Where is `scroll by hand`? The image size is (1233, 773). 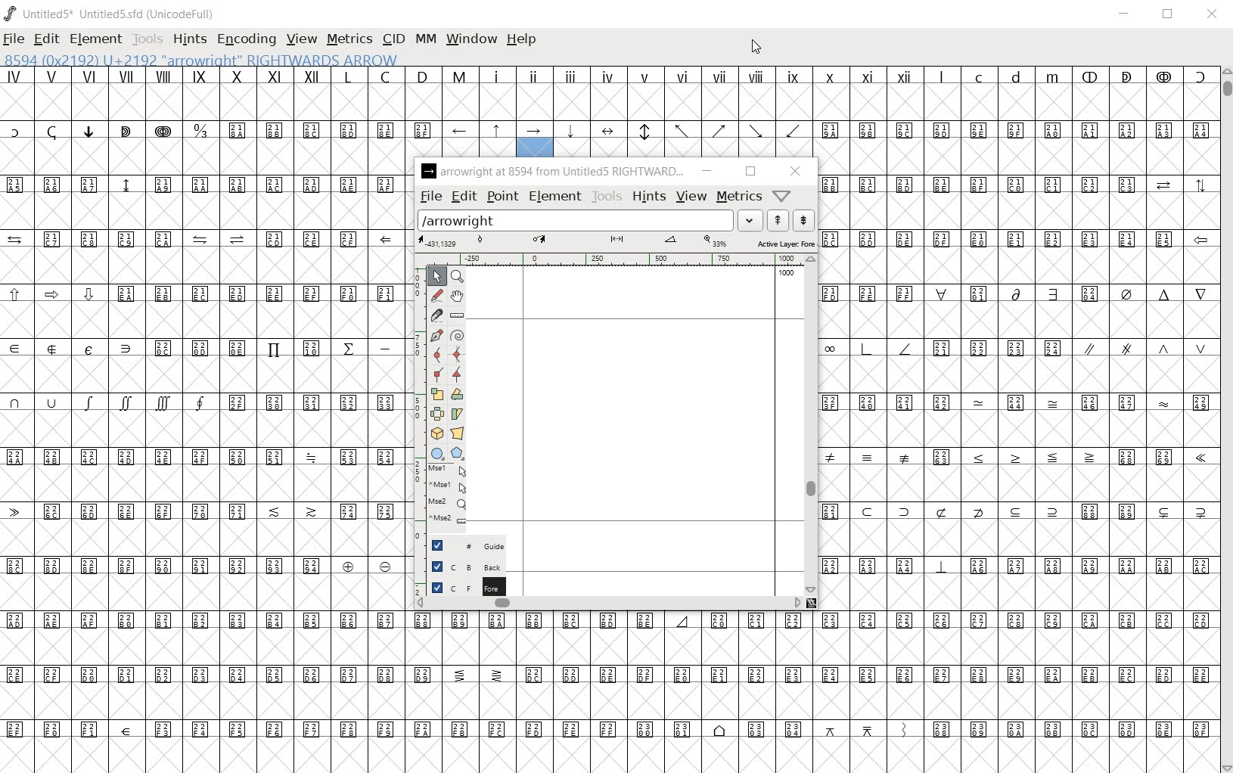
scroll by hand is located at coordinates (457, 297).